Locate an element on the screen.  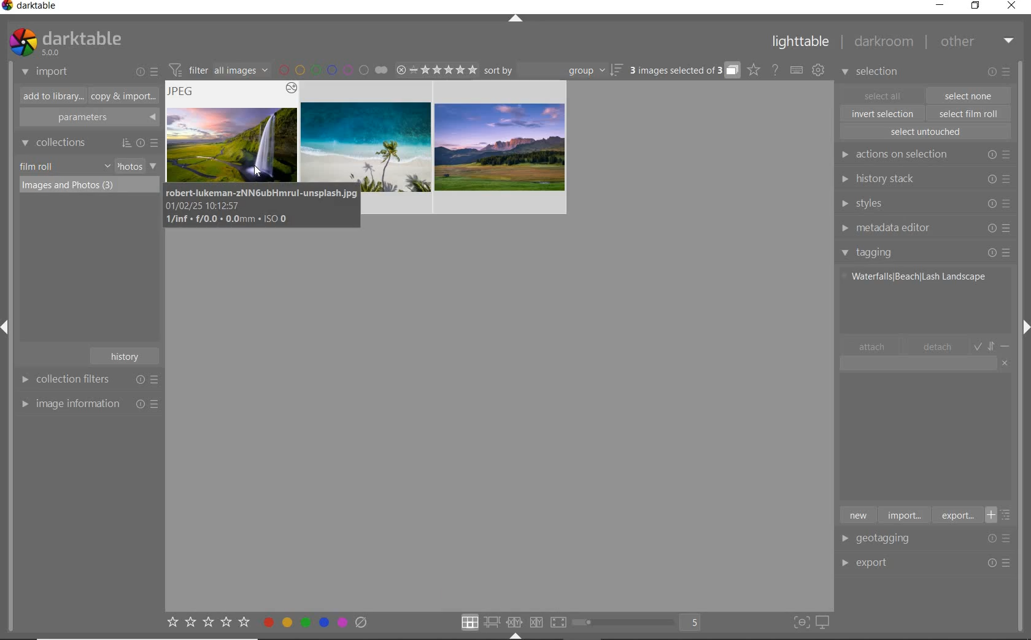
history stack is located at coordinates (924, 178).